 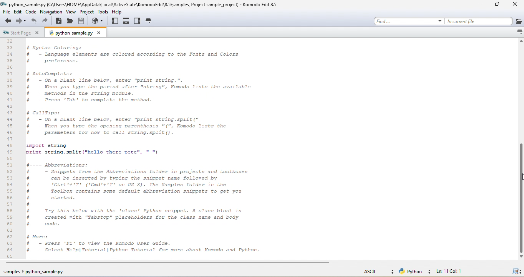 I want to click on start page, so click(x=20, y=32).